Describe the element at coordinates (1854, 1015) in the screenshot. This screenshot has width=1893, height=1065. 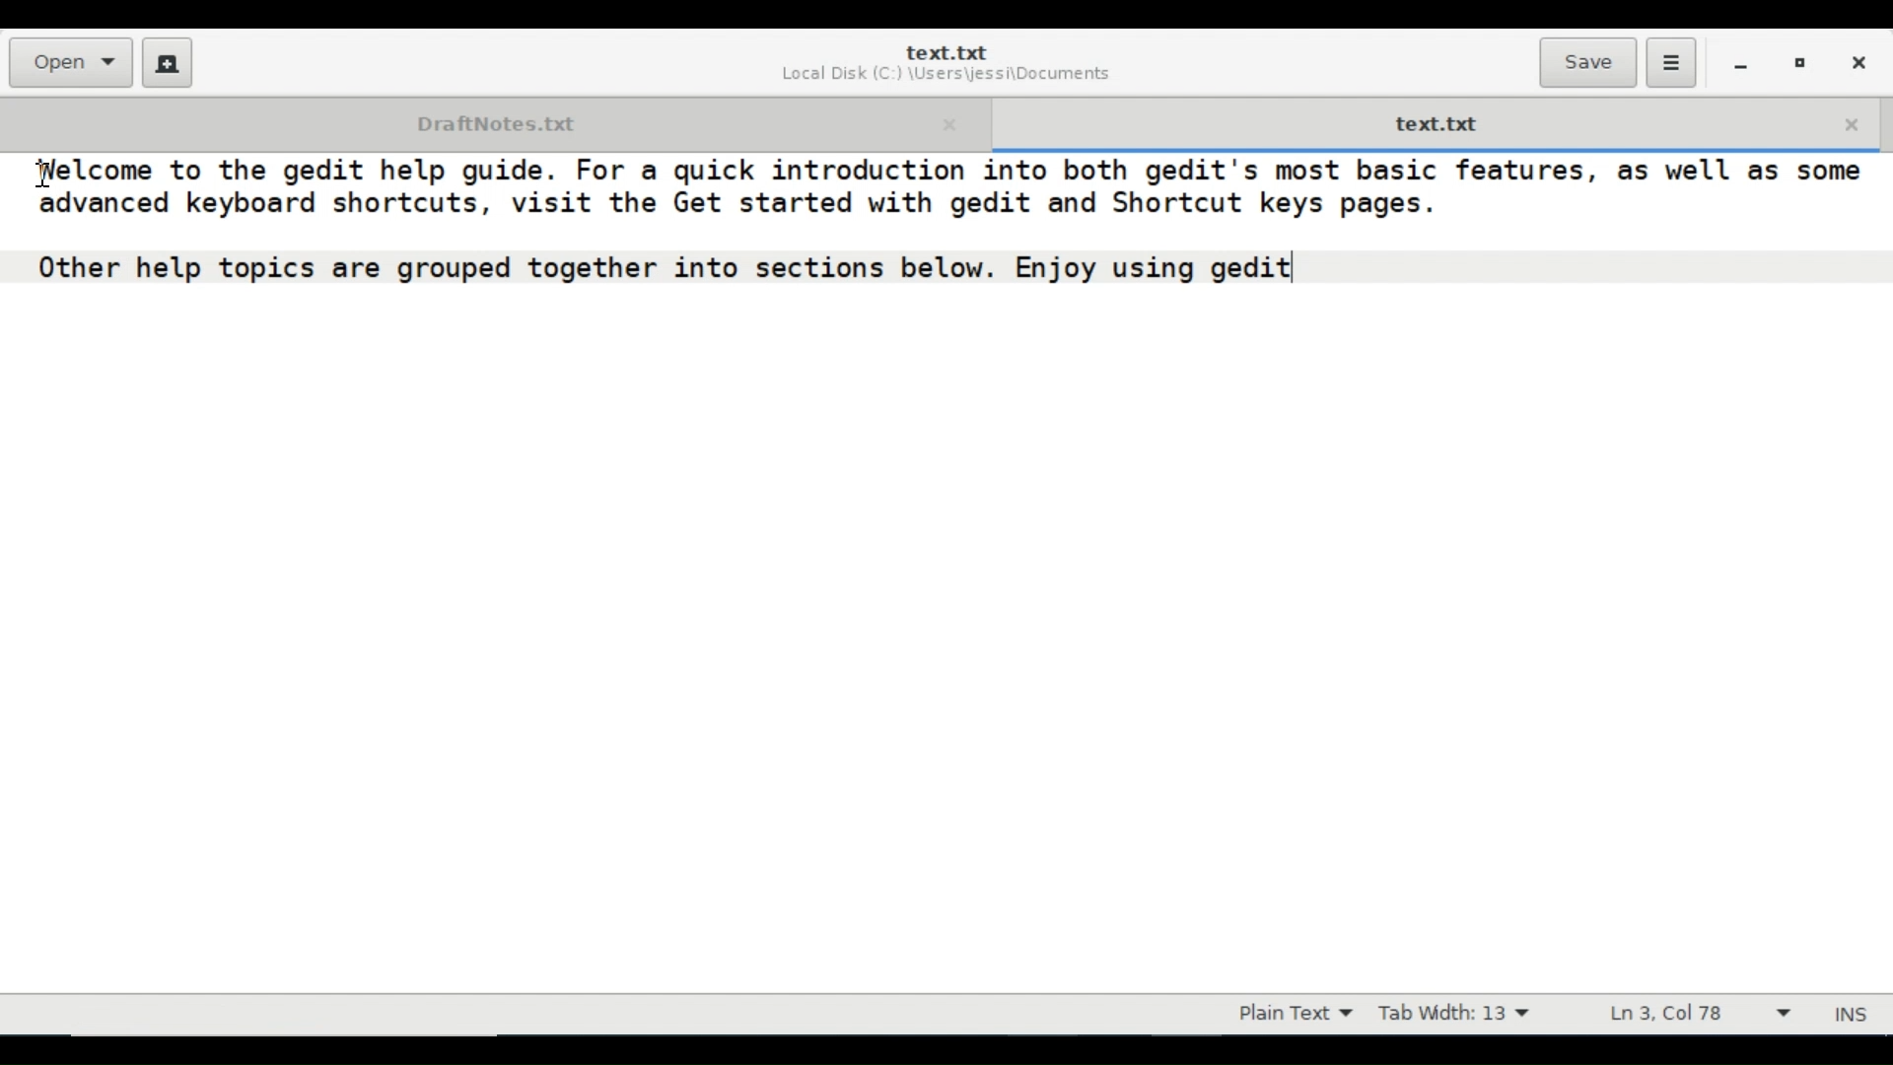
I see `Insert Mode` at that location.